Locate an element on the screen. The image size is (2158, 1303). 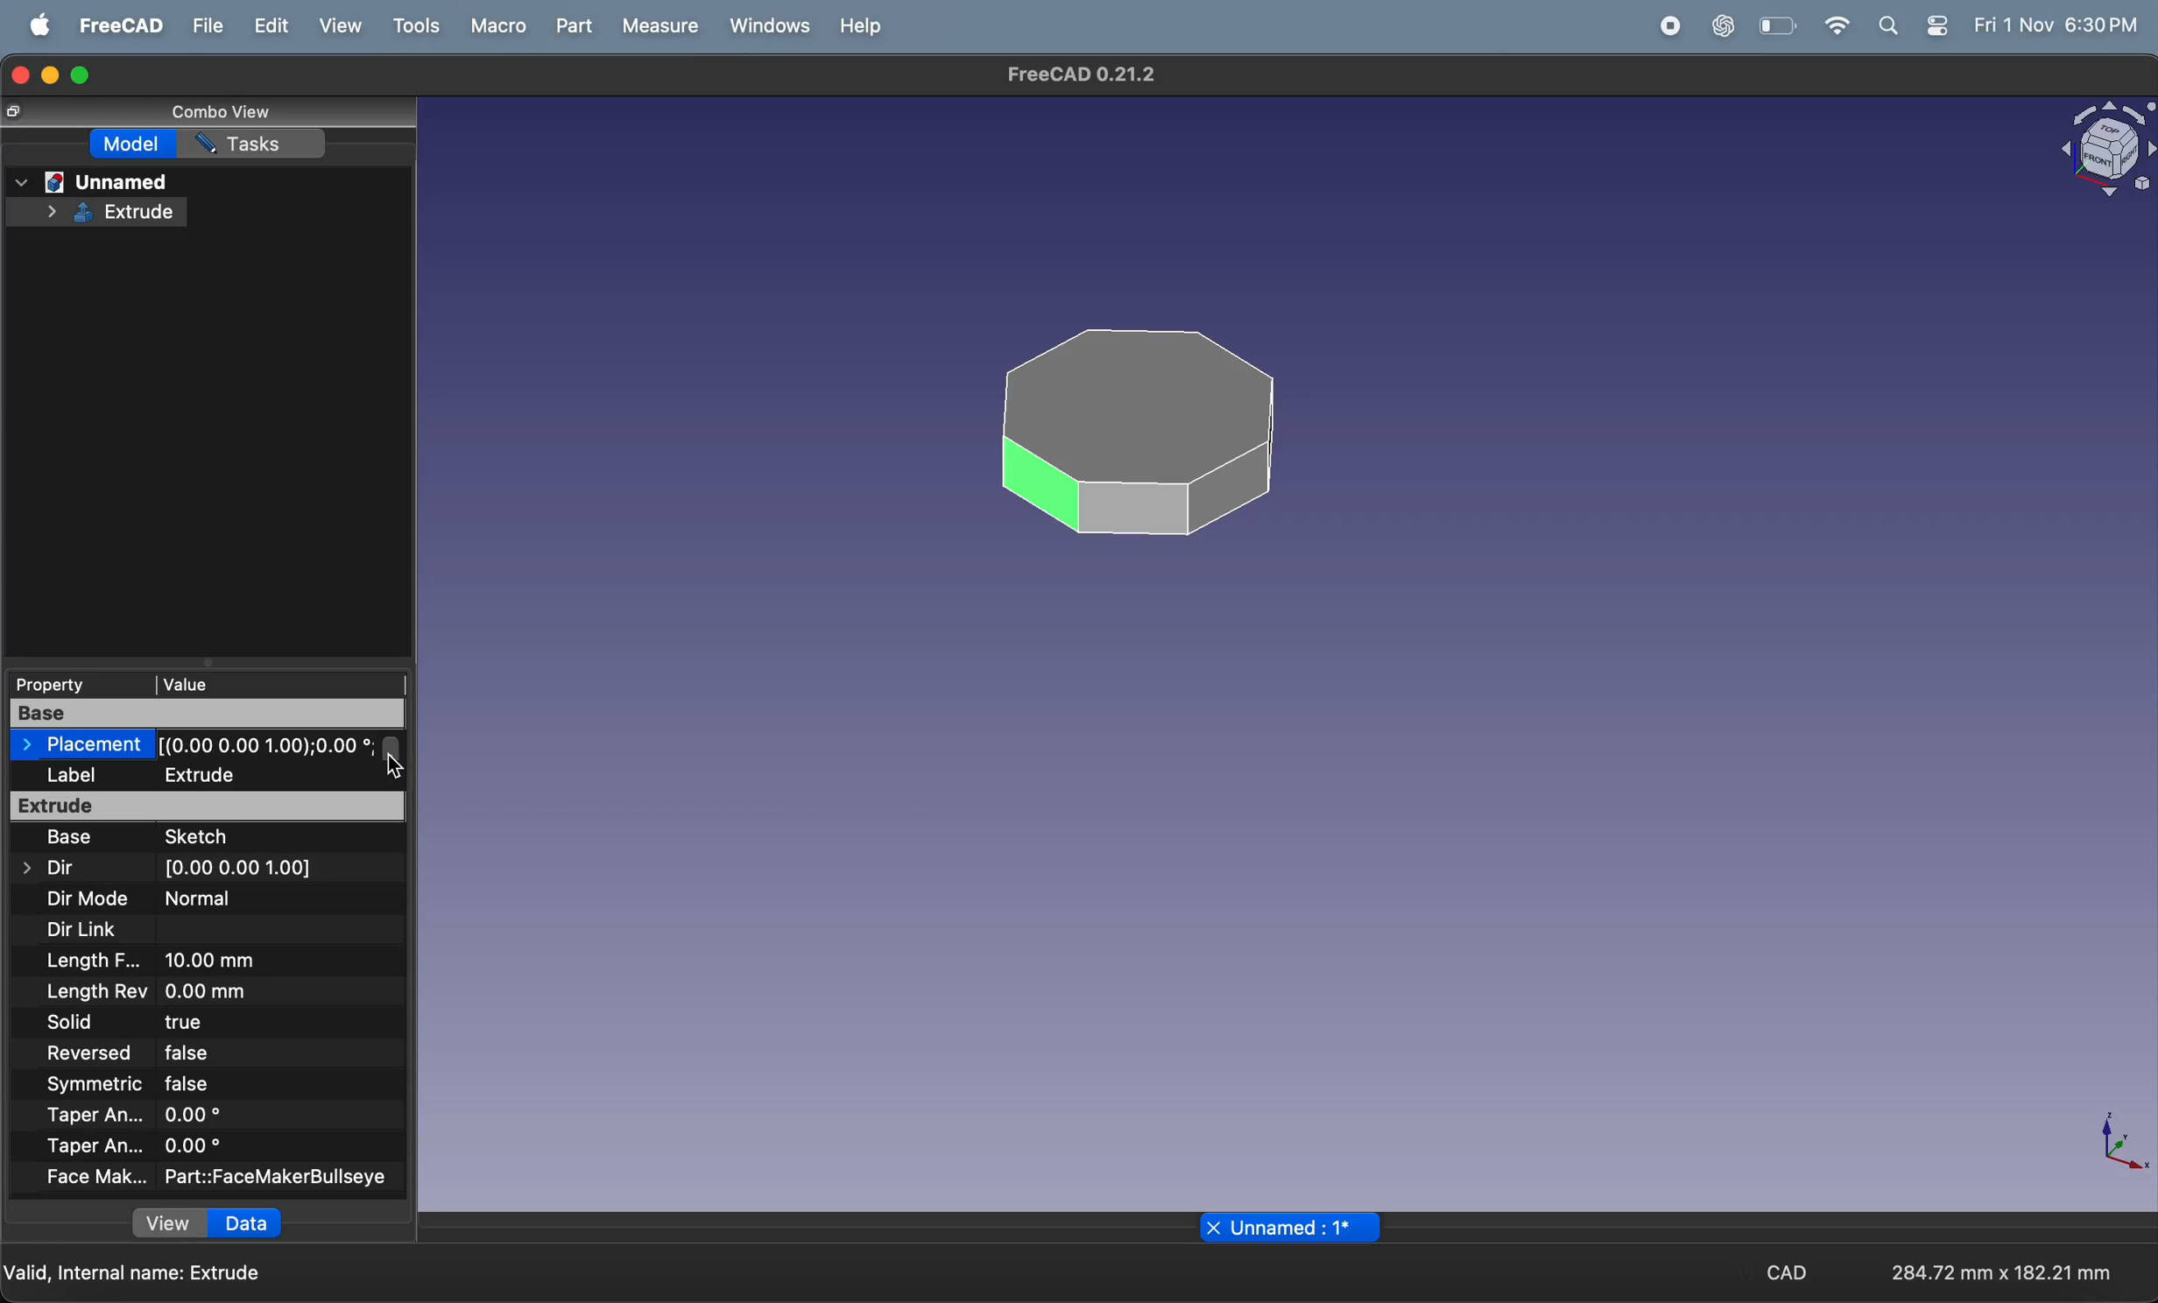
Unnamed is located at coordinates (92, 180).